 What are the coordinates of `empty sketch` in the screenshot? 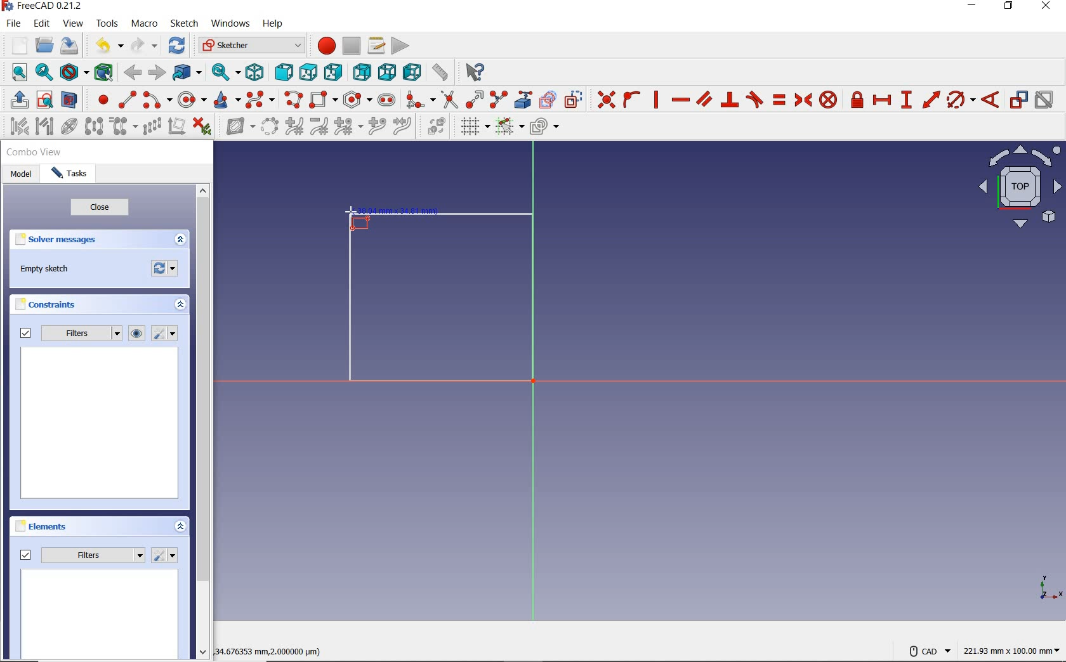 It's located at (45, 269).